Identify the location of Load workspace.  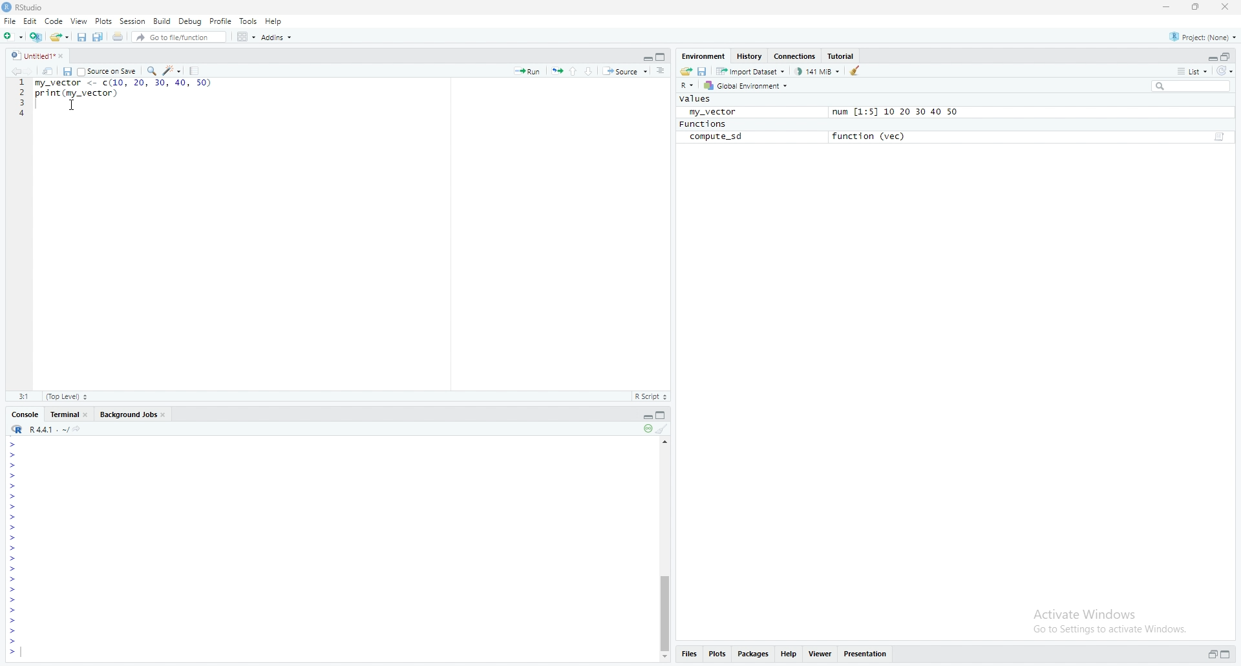
(686, 70).